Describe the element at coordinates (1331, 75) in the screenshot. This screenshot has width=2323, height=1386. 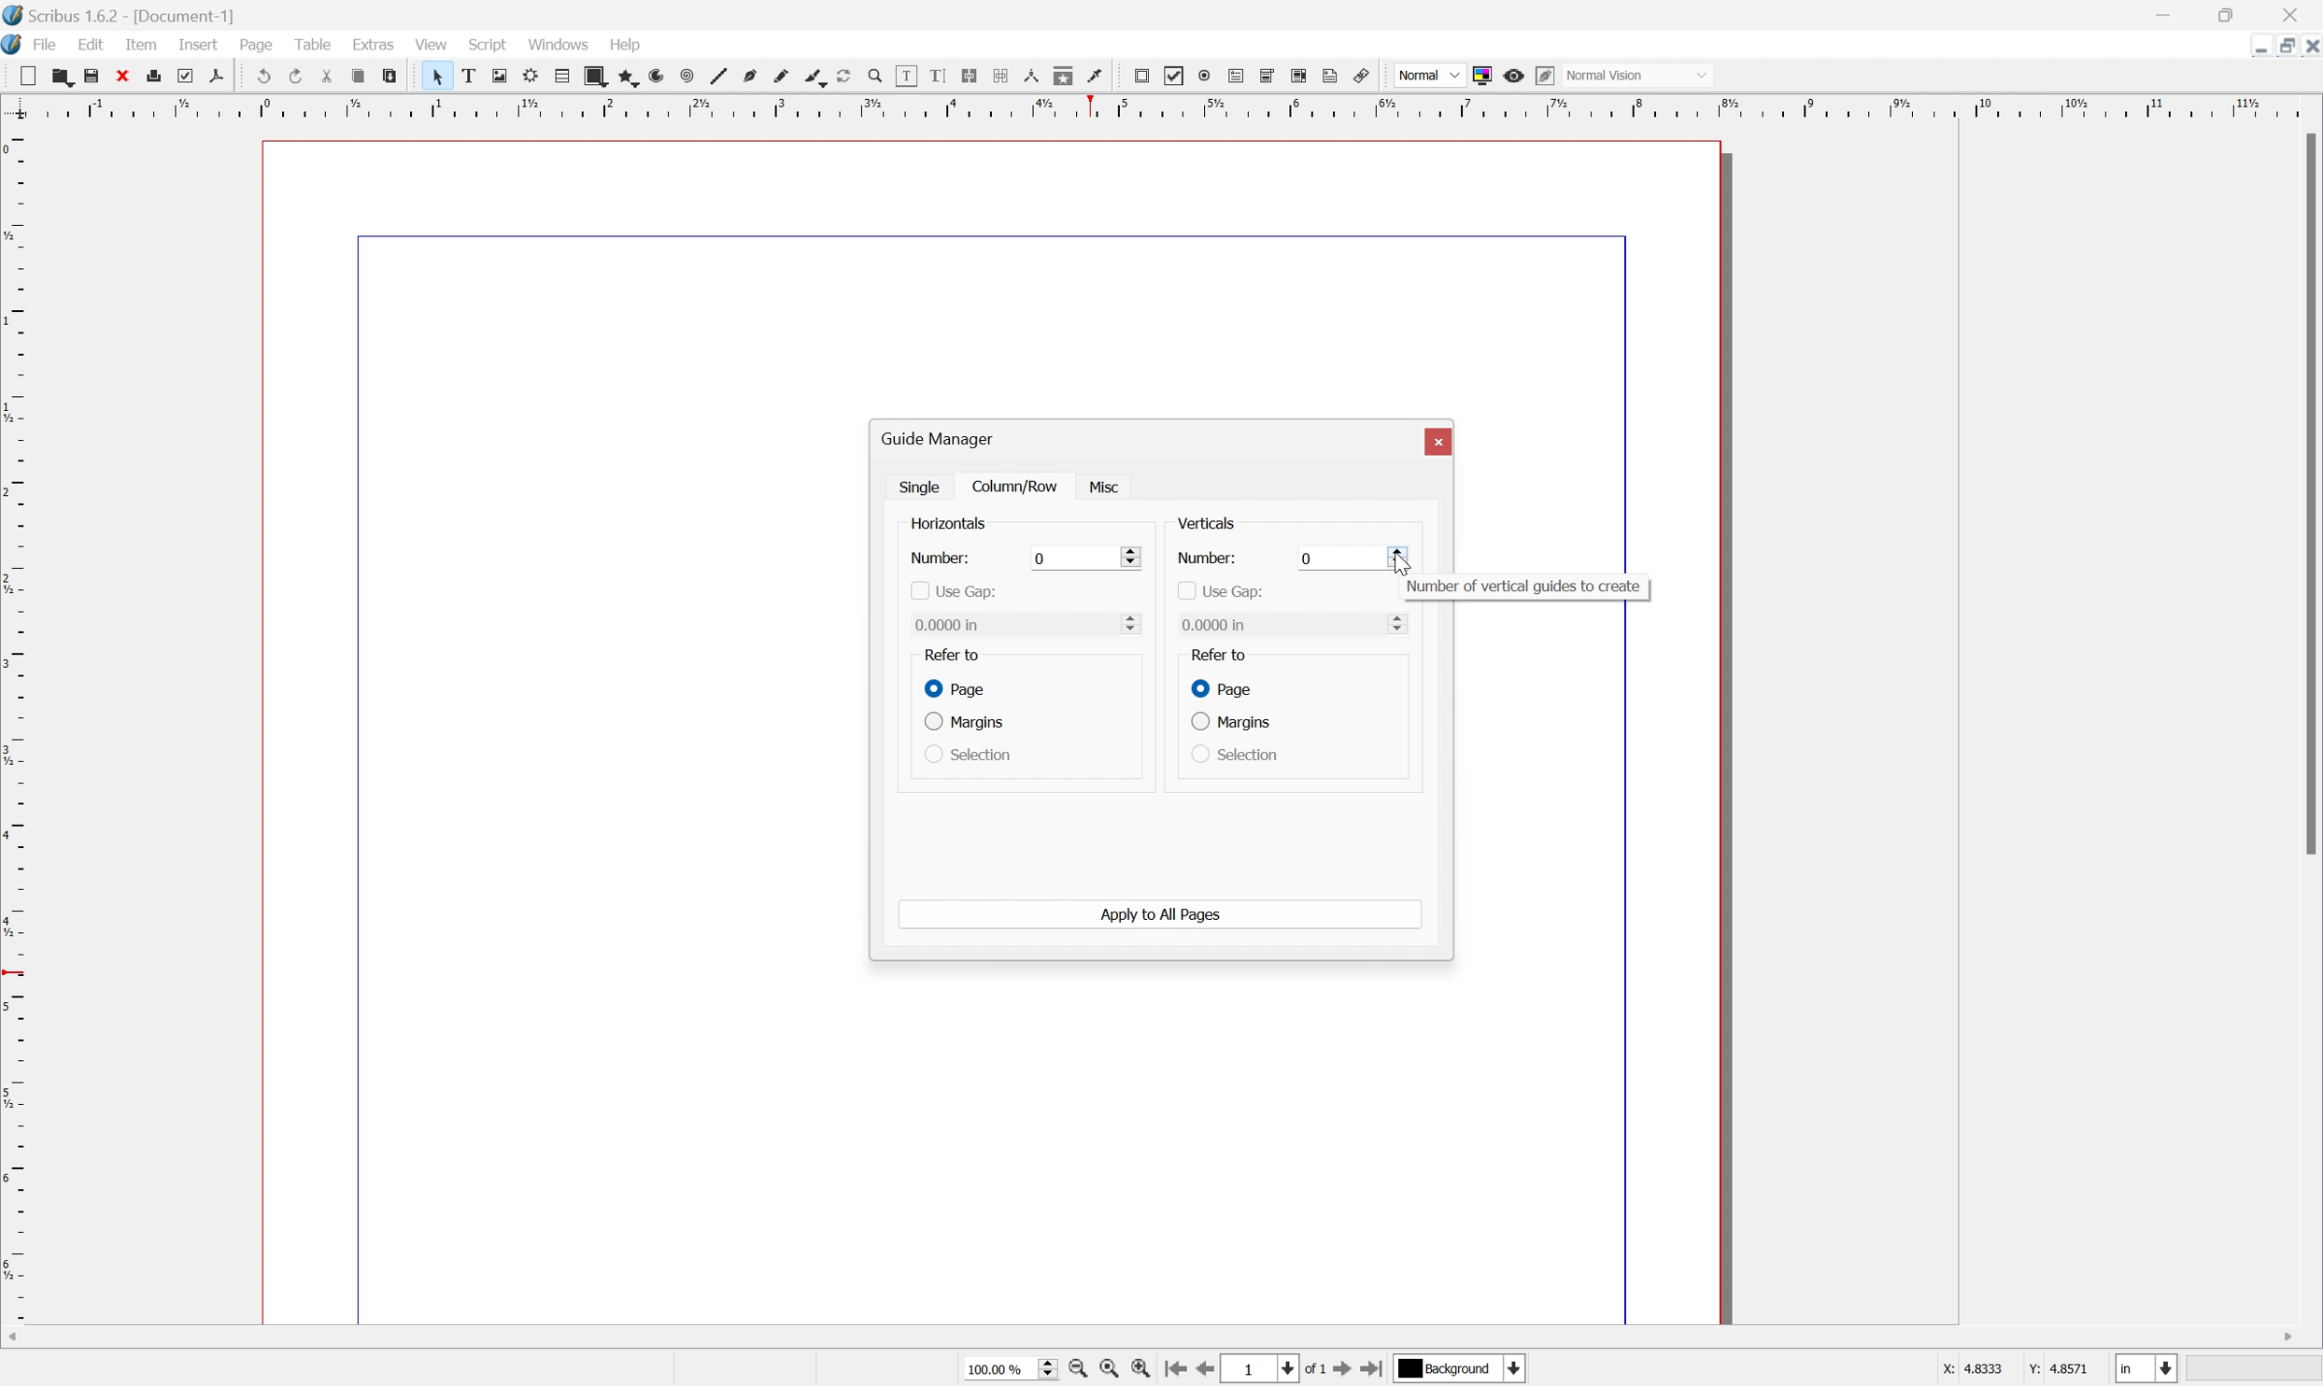
I see `text annotation` at that location.